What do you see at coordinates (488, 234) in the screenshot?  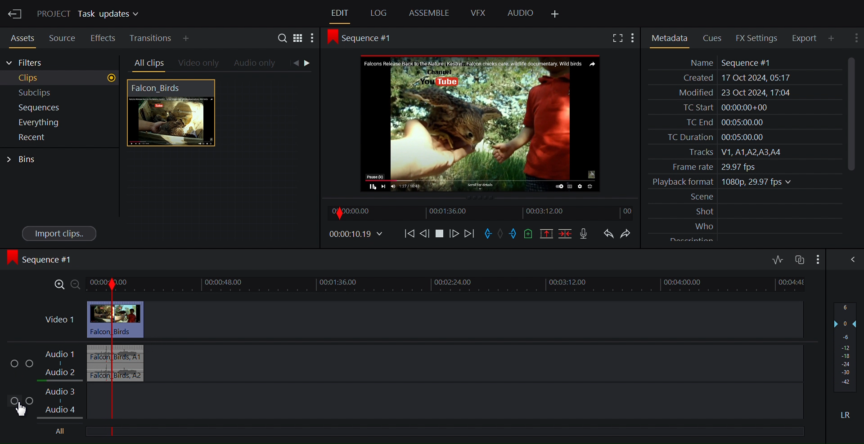 I see `Mark in` at bounding box center [488, 234].